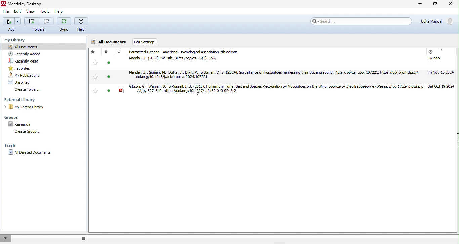  What do you see at coordinates (30, 75) in the screenshot?
I see `my publications` at bounding box center [30, 75].